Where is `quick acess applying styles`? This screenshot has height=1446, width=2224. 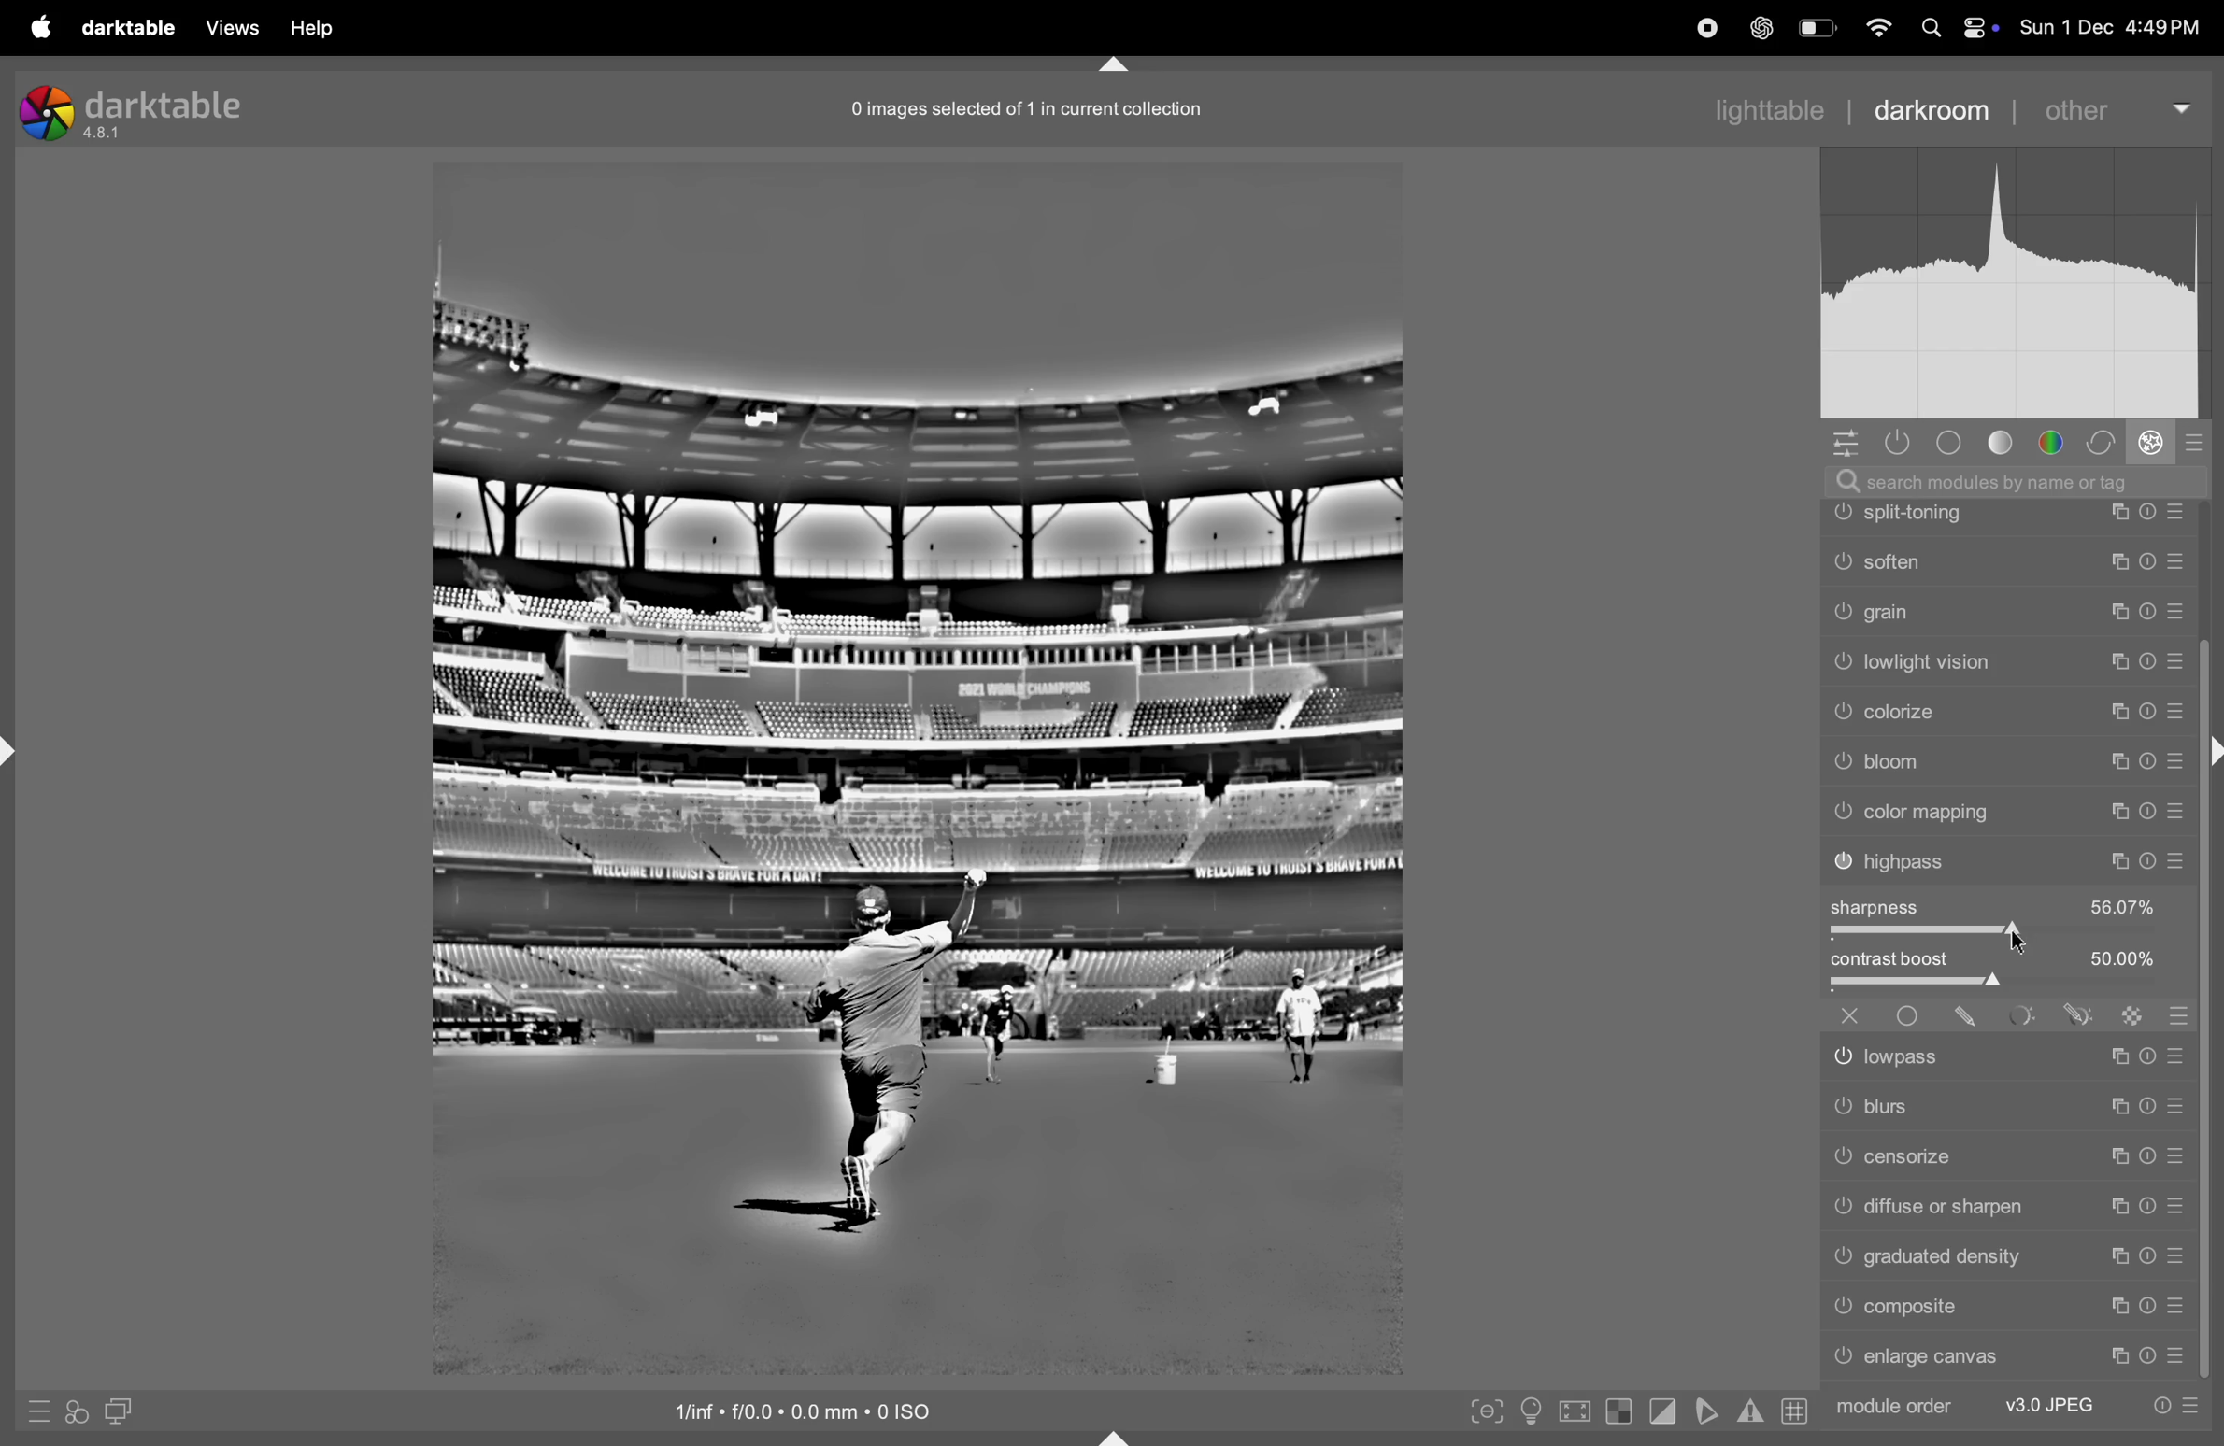 quick acess applying styles is located at coordinates (73, 1415).